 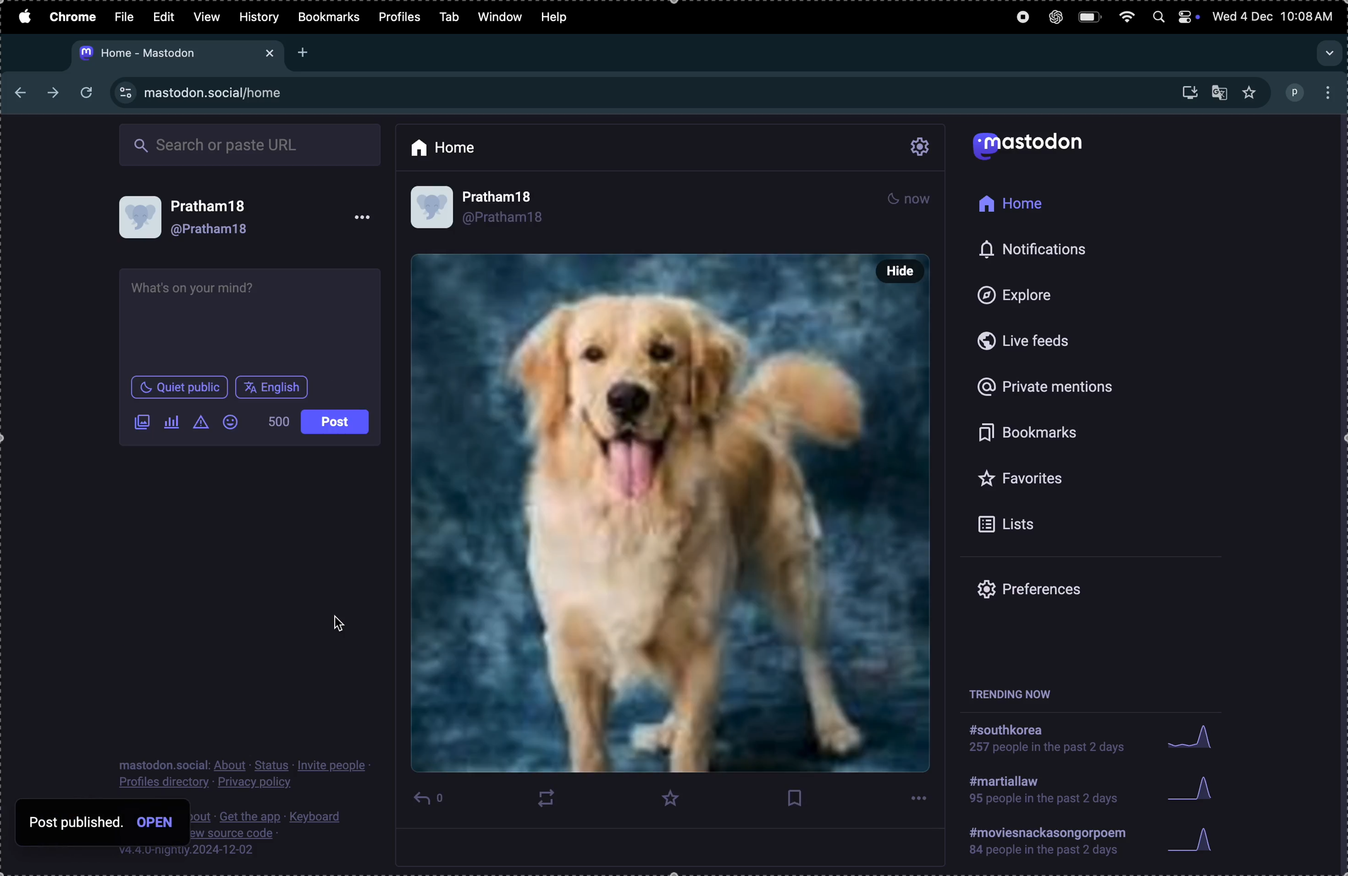 I want to click on # southkorea, so click(x=1045, y=742).